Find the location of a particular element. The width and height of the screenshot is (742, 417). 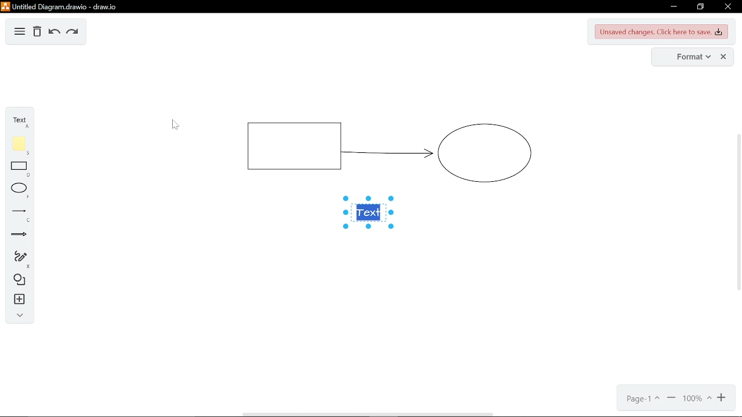

current diagram is located at coordinates (387, 148).